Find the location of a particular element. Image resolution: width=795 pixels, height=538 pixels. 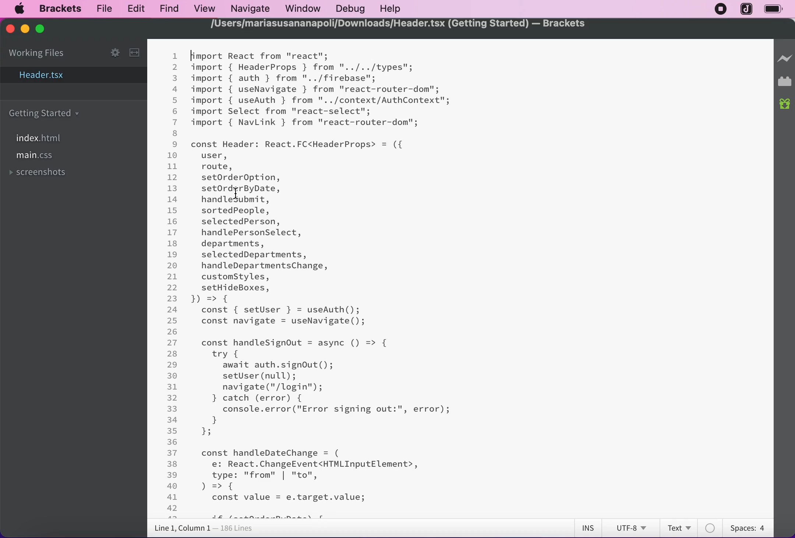

40 is located at coordinates (172, 486).